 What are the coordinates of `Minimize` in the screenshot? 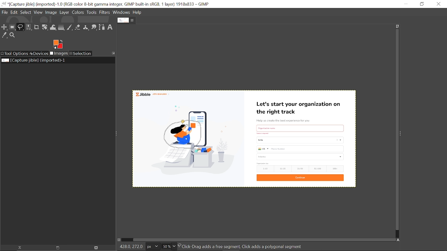 It's located at (405, 4).